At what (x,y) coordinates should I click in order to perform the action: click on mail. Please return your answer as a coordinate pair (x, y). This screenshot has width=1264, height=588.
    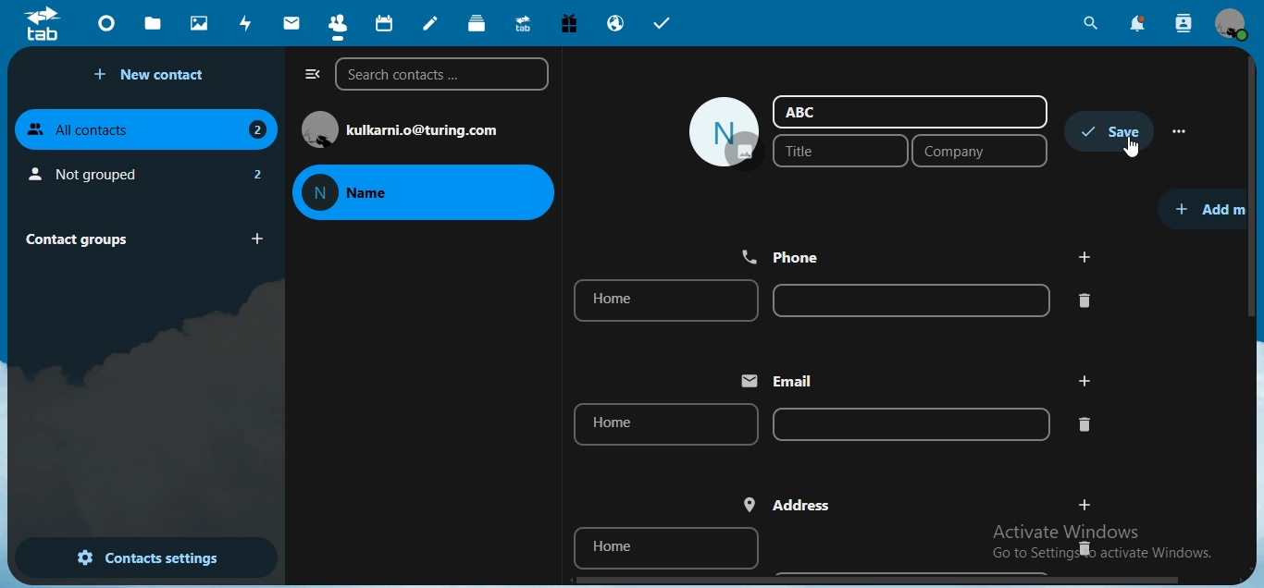
    Looking at the image, I should click on (290, 23).